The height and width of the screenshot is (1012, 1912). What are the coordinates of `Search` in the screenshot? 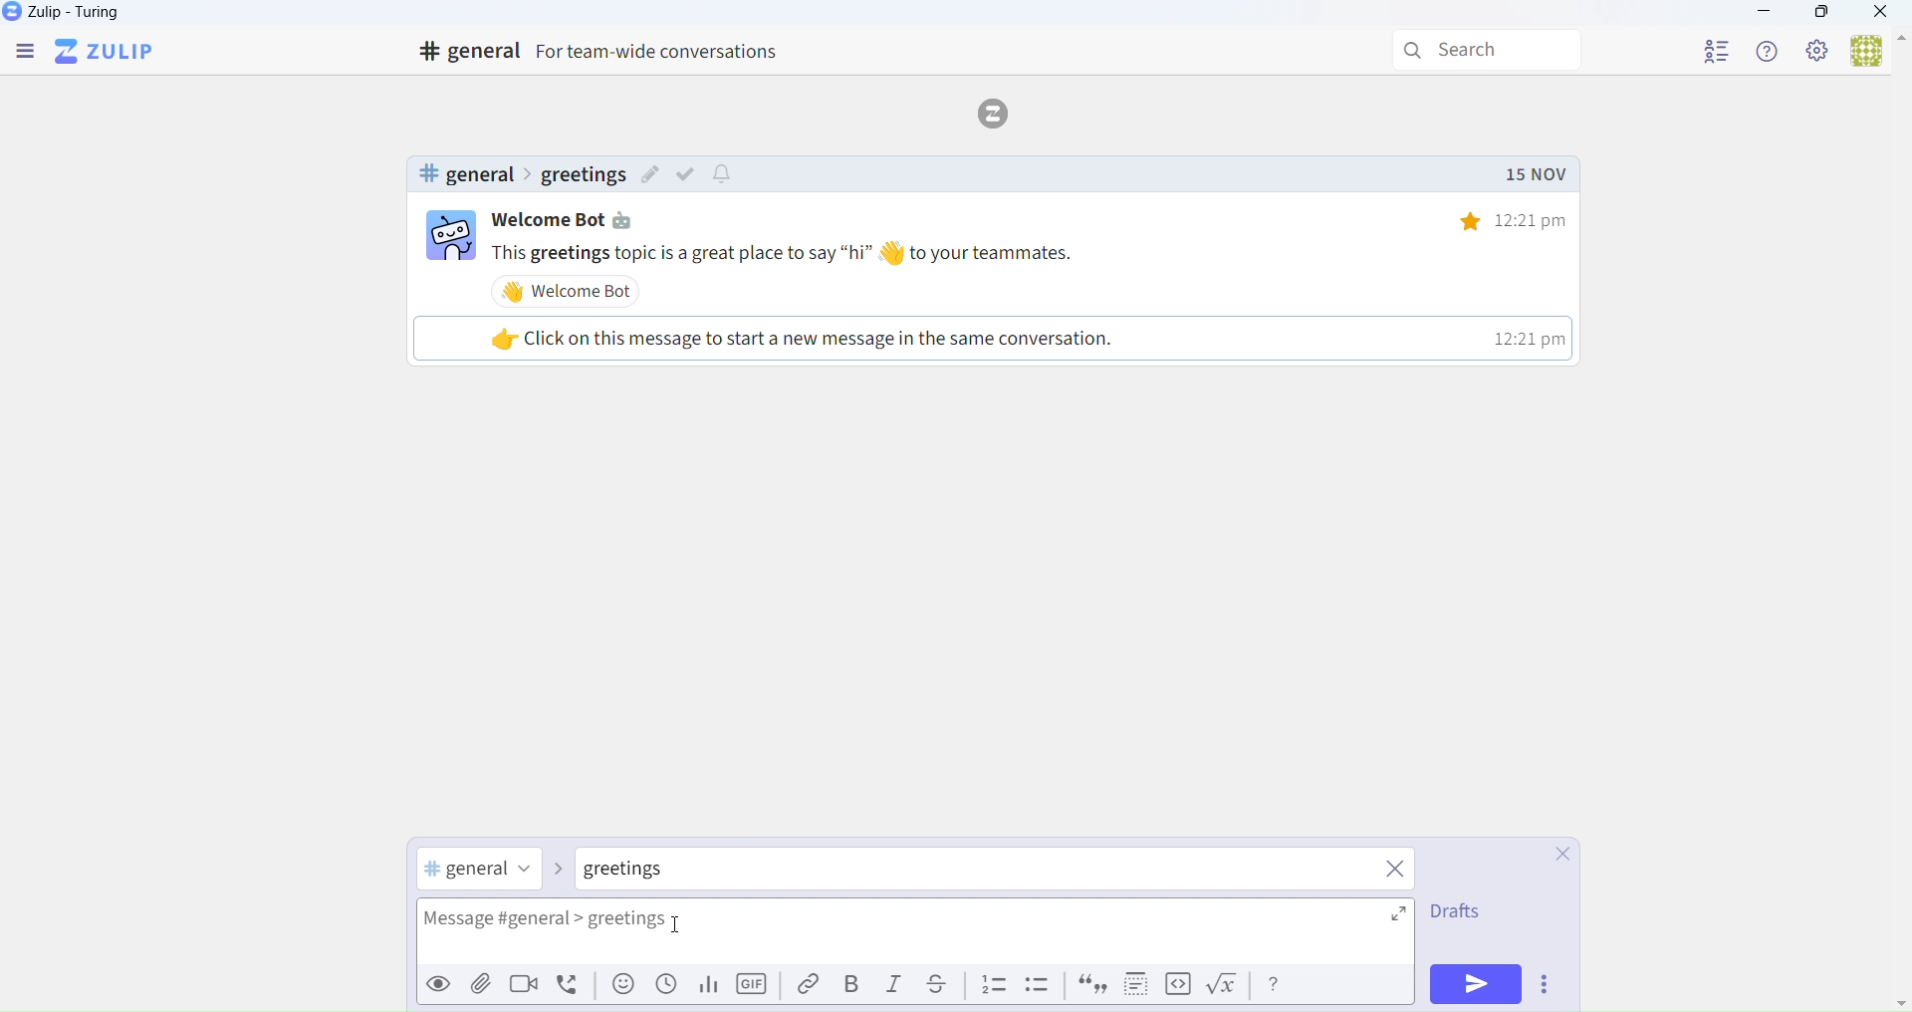 It's located at (1491, 51).